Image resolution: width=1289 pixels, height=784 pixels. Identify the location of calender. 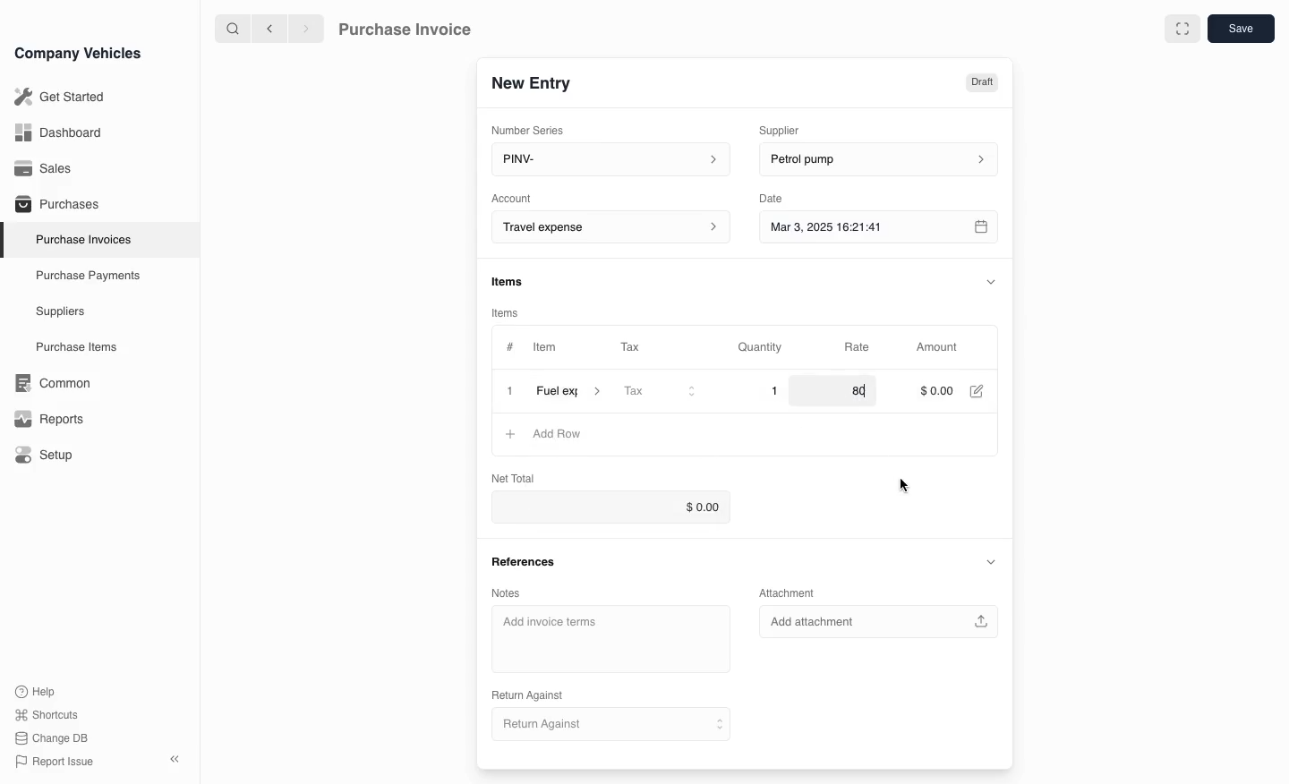
(983, 228).